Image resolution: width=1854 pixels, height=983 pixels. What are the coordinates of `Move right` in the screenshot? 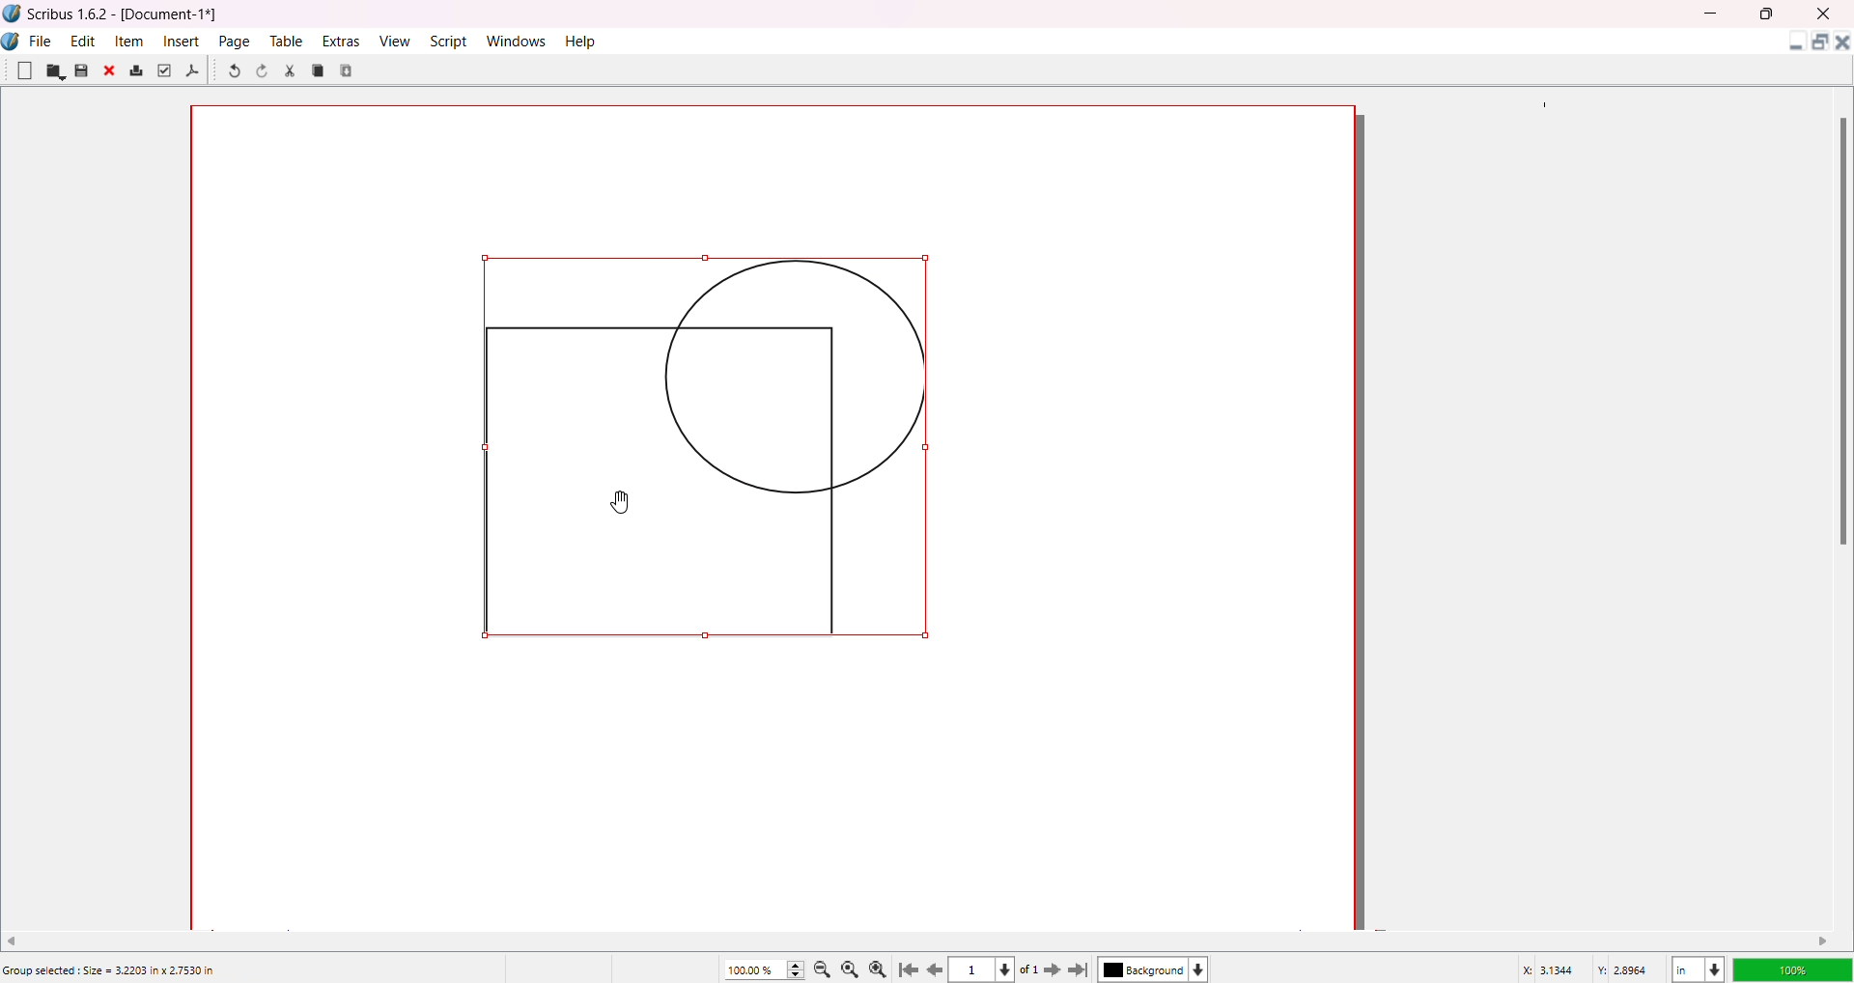 It's located at (1824, 941).